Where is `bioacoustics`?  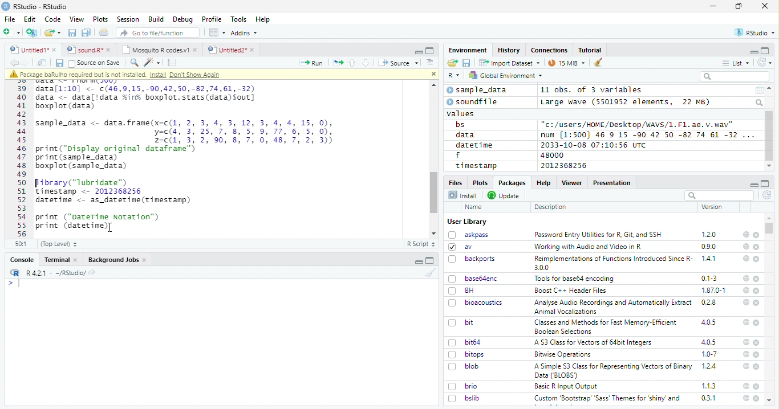
bioacoustics is located at coordinates (476, 302).